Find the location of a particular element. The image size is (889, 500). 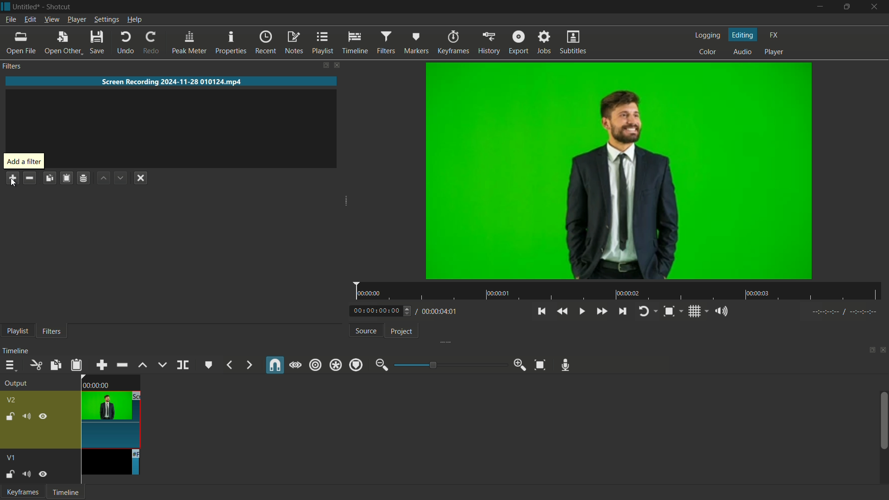

undo is located at coordinates (124, 42).